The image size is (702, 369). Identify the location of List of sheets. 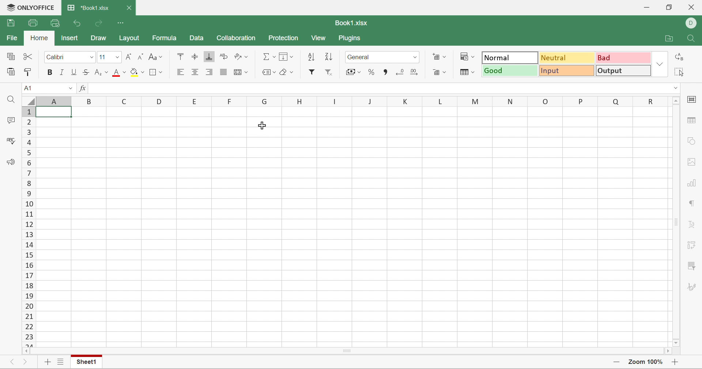
(62, 362).